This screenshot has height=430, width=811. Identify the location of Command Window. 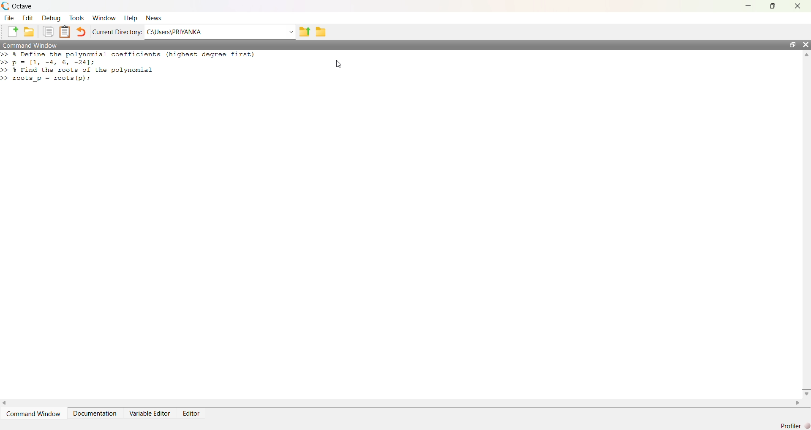
(35, 414).